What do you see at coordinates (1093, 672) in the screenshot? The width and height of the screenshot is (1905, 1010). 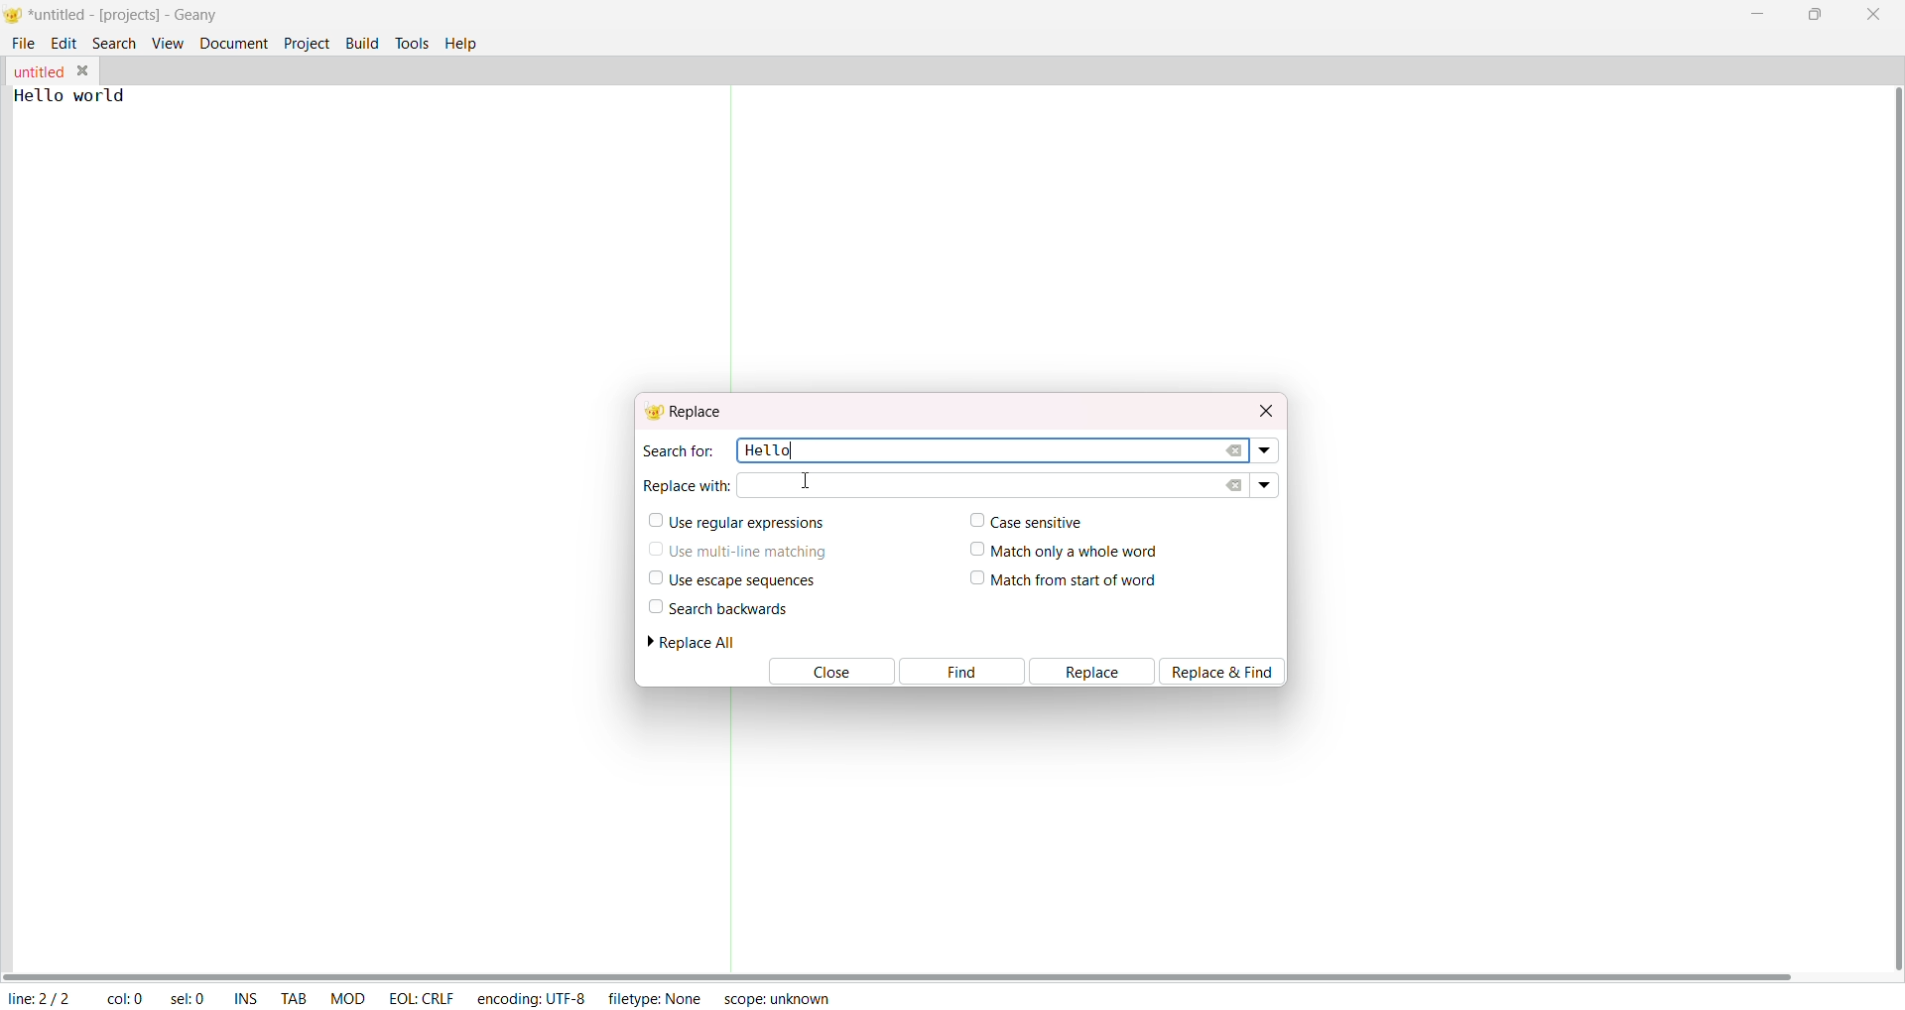 I see `replace` at bounding box center [1093, 672].